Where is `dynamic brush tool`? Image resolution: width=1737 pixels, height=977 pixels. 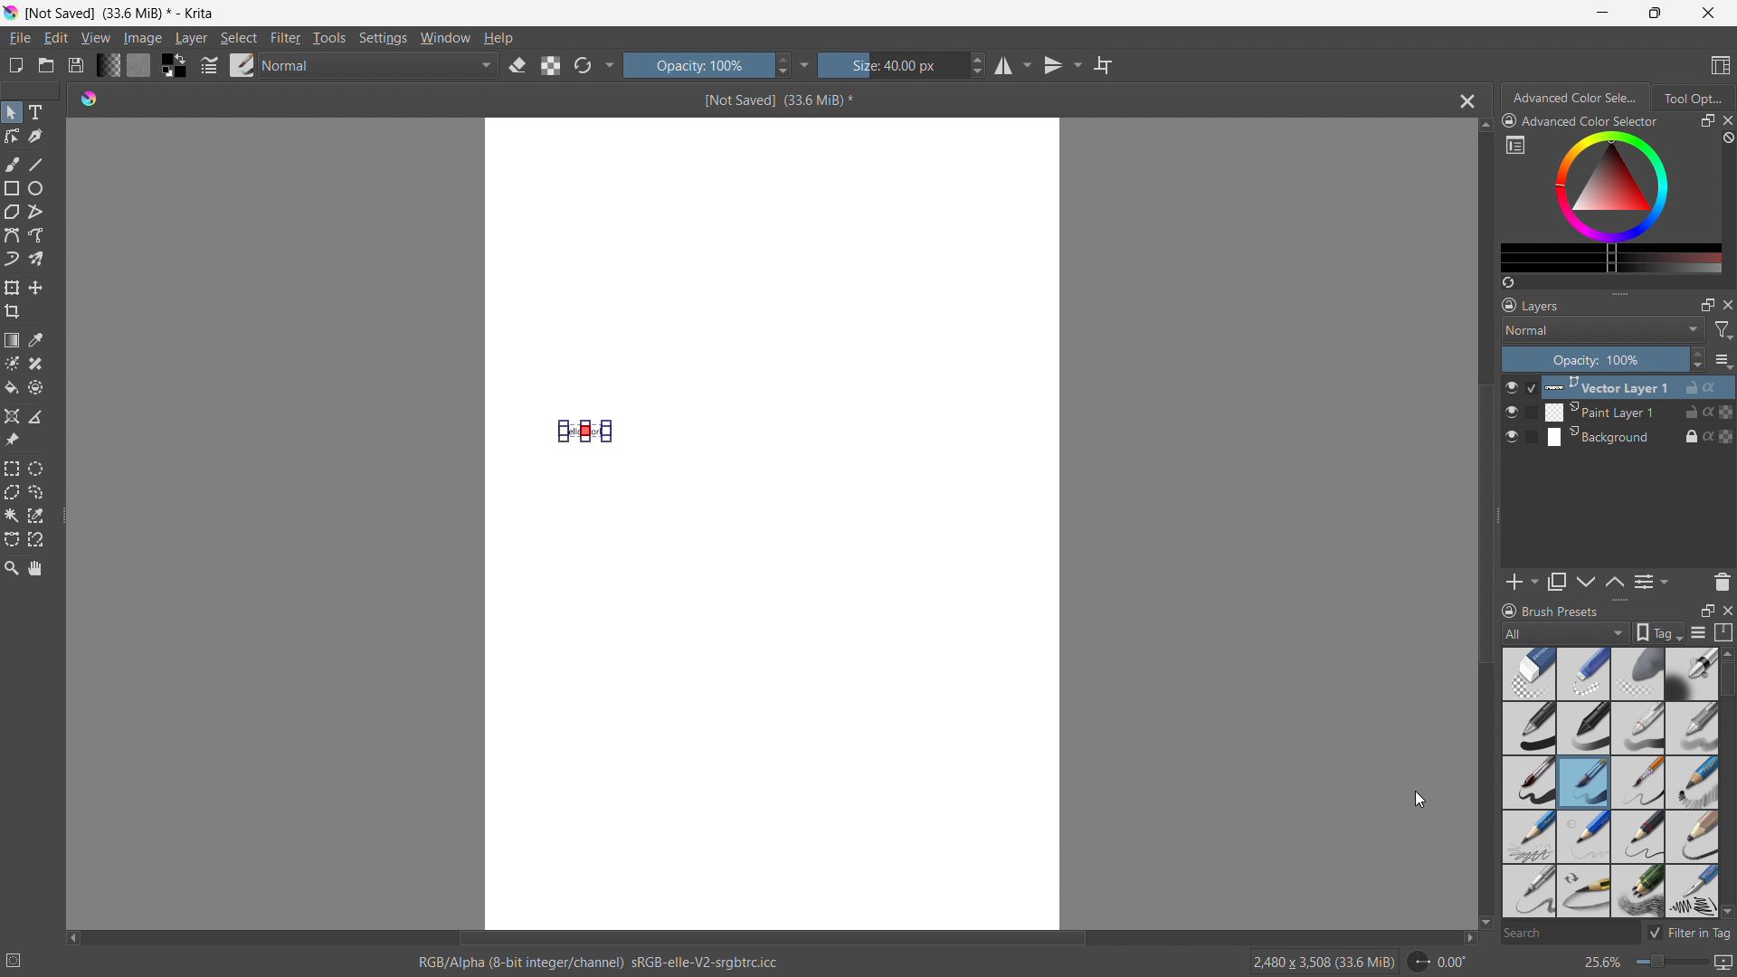
dynamic brush tool is located at coordinates (12, 260).